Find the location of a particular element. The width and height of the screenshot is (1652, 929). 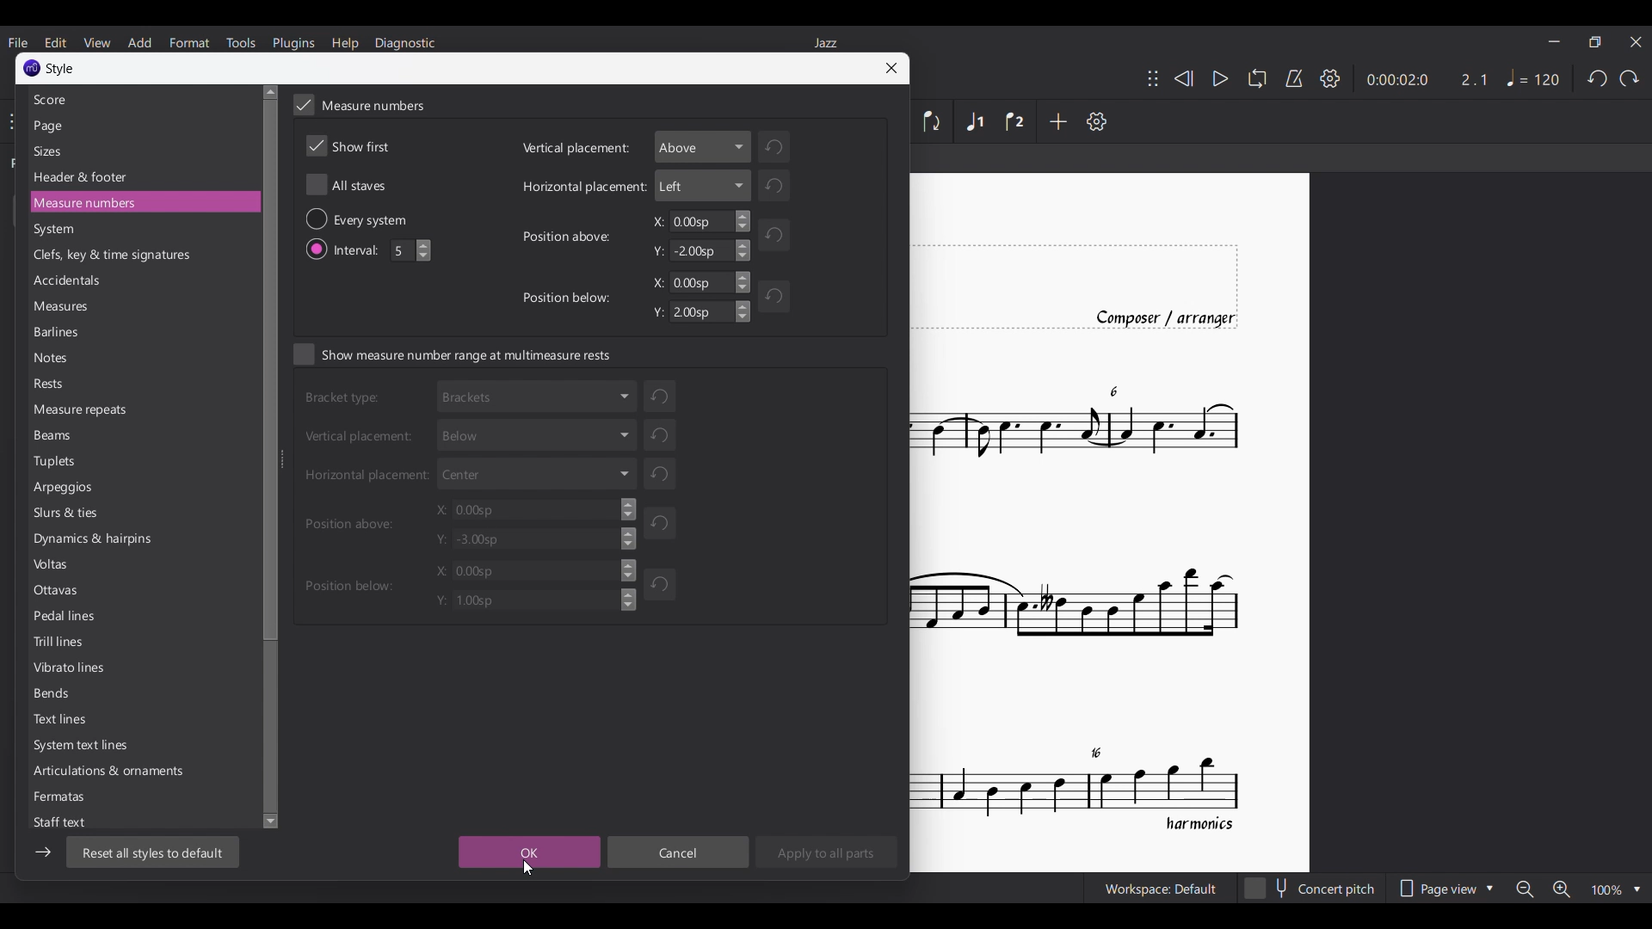

Help menu is located at coordinates (345, 43).